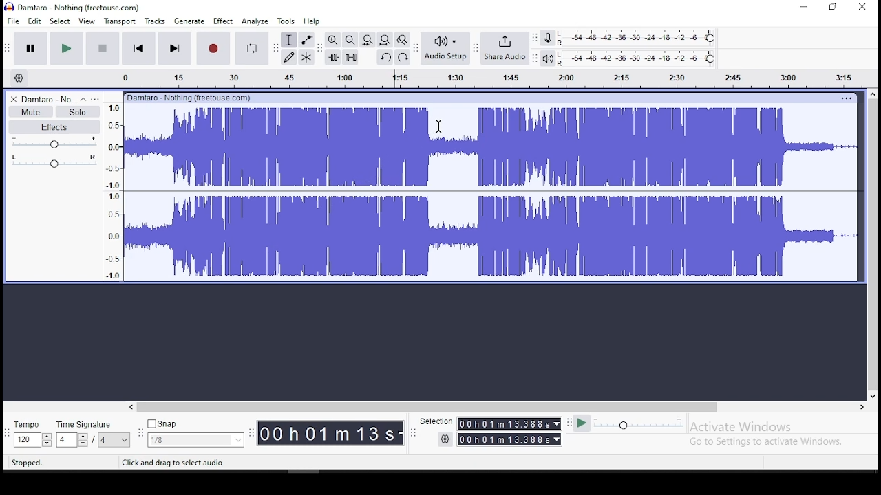 This screenshot has width=881, height=495. What do you see at coordinates (872, 395) in the screenshot?
I see `scroll down` at bounding box center [872, 395].